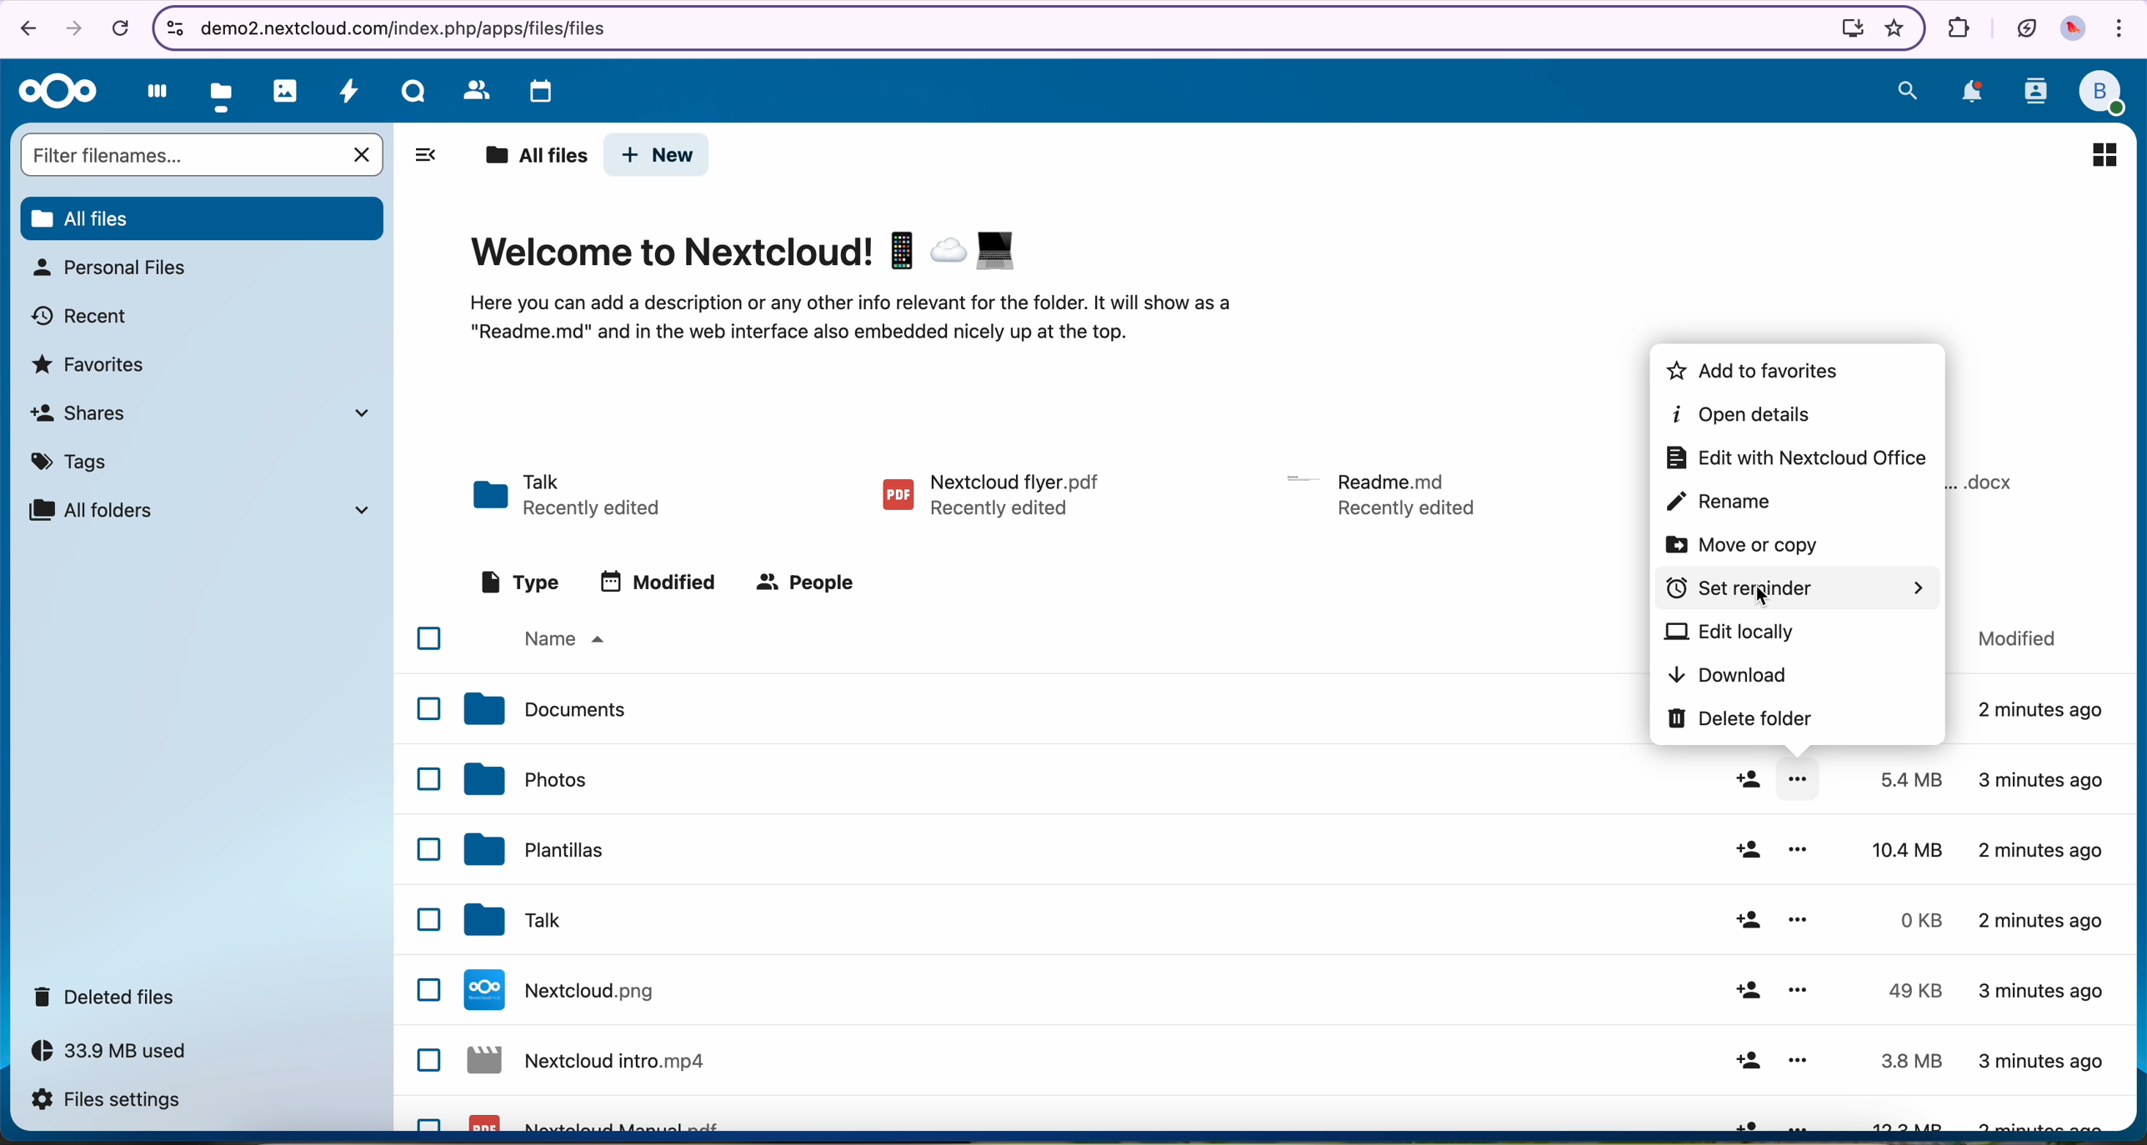 The image size is (2147, 1145). I want to click on cursor, so click(1760, 598).